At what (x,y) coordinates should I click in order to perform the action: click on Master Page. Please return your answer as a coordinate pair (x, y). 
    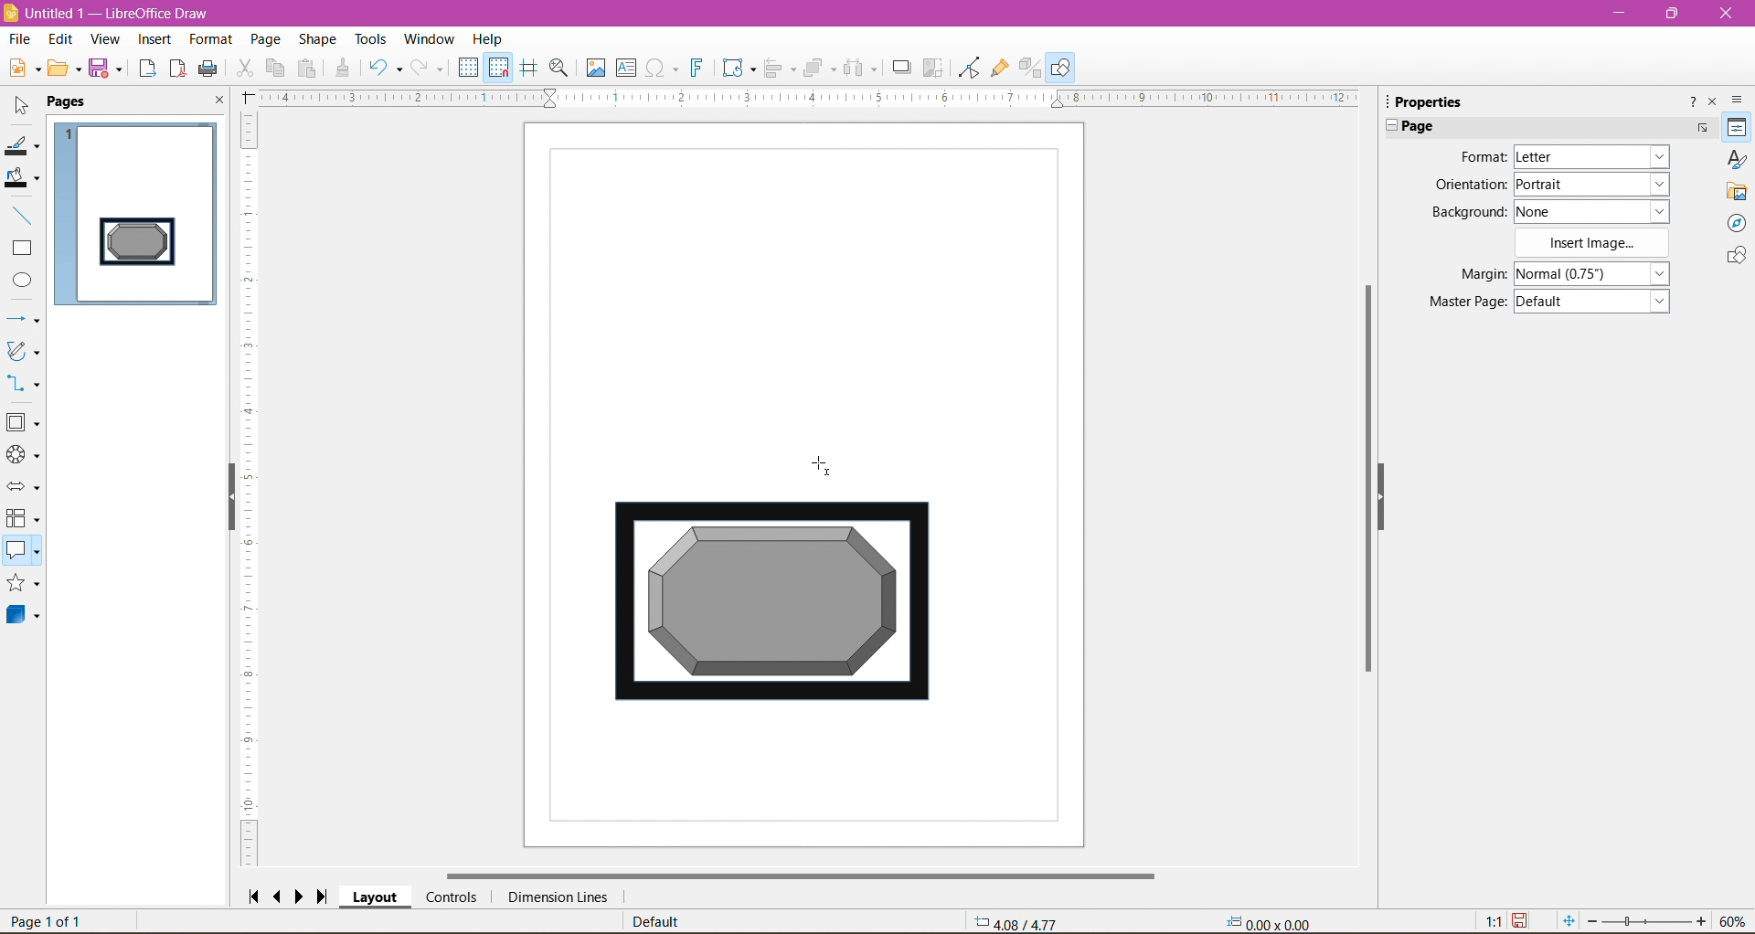
    Looking at the image, I should click on (1462, 302).